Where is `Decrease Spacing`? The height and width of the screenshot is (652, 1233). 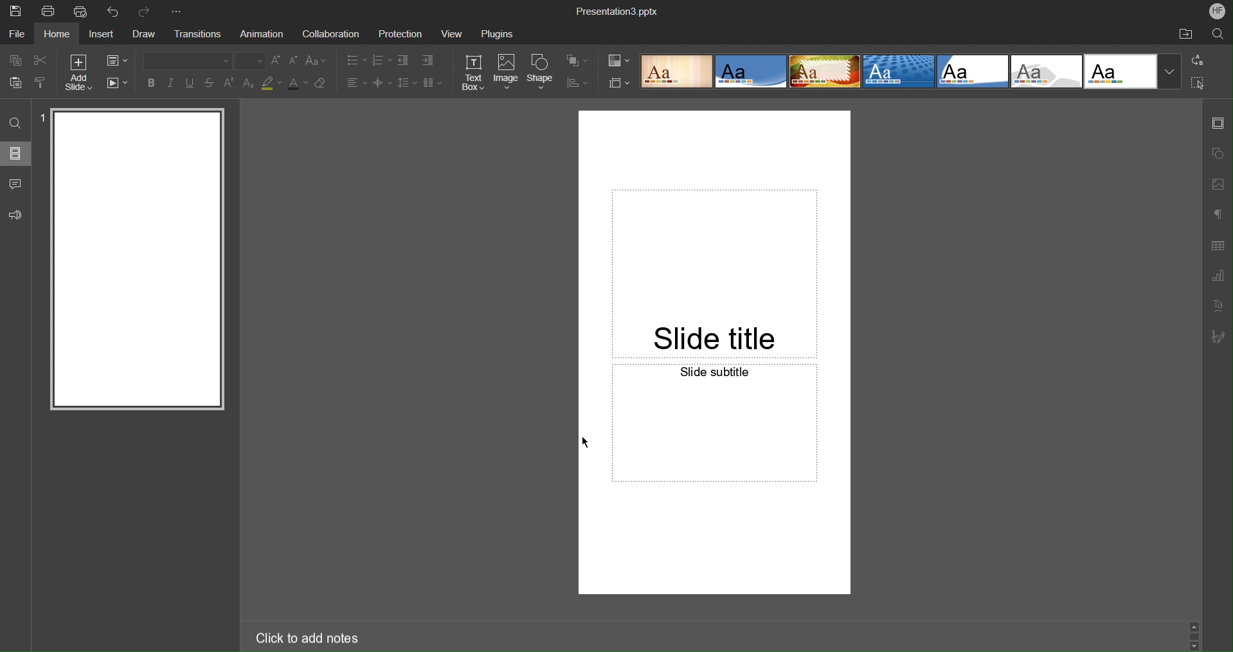 Decrease Spacing is located at coordinates (381, 83).